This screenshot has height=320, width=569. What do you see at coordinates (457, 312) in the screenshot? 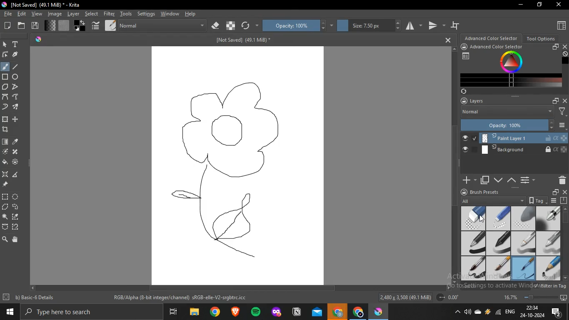
I see `Hidebar` at bounding box center [457, 312].